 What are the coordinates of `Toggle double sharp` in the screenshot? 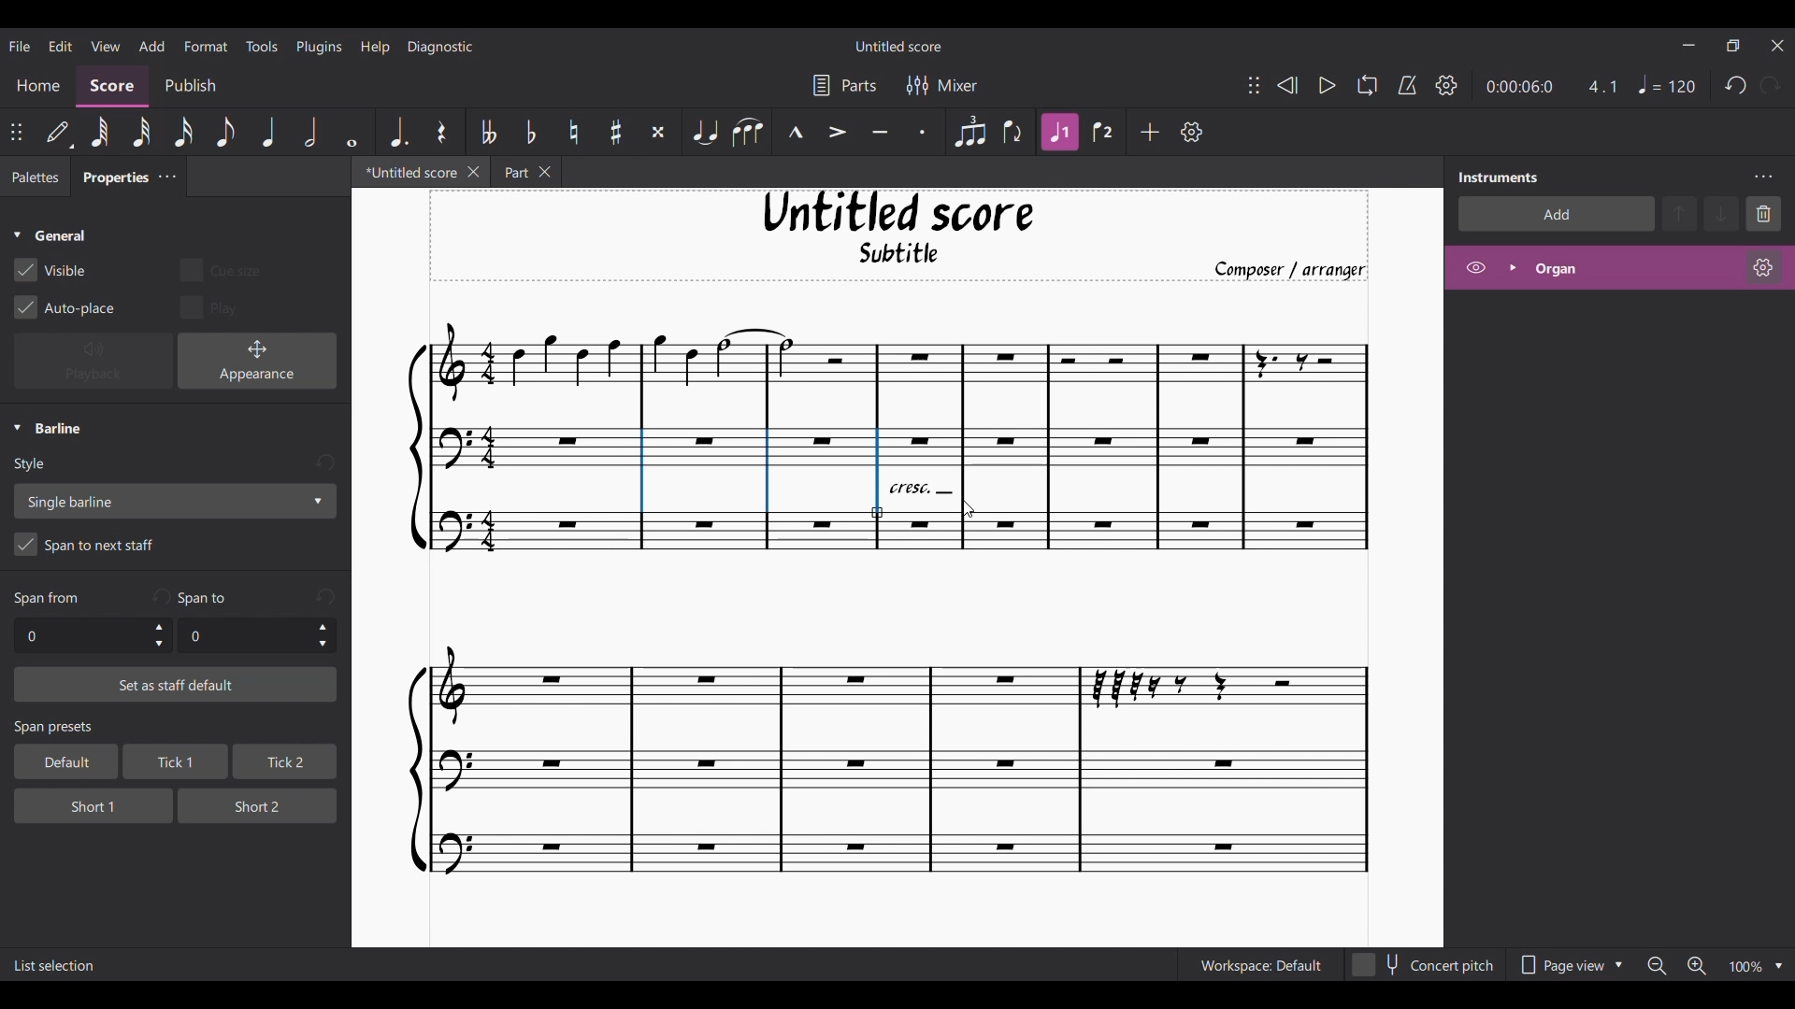 It's located at (658, 133).